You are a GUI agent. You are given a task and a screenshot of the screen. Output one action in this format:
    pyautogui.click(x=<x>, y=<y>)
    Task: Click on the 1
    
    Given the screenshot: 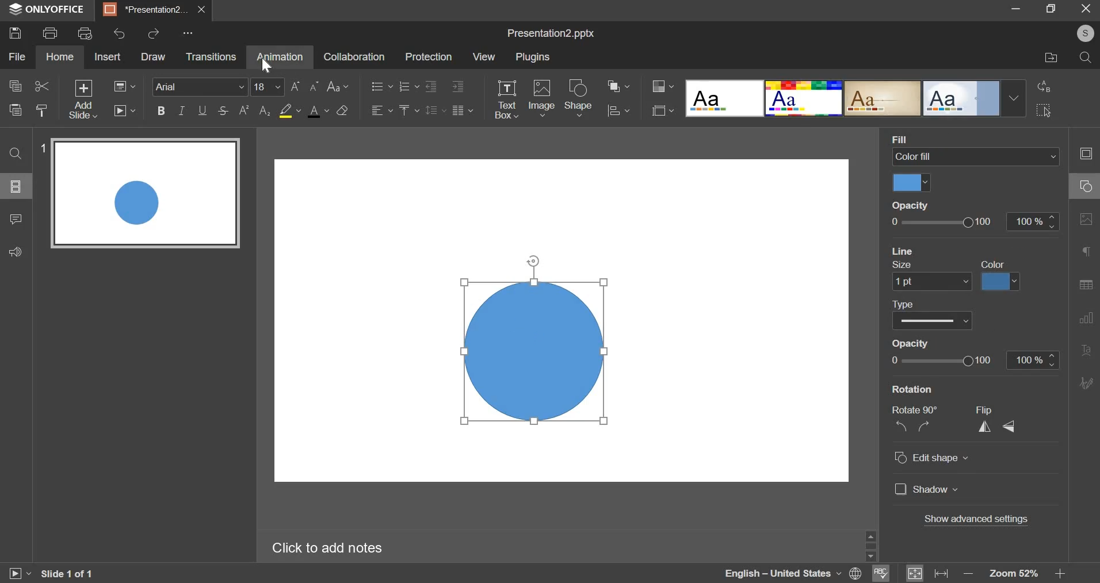 What is the action you would take?
    pyautogui.click(x=44, y=147)
    